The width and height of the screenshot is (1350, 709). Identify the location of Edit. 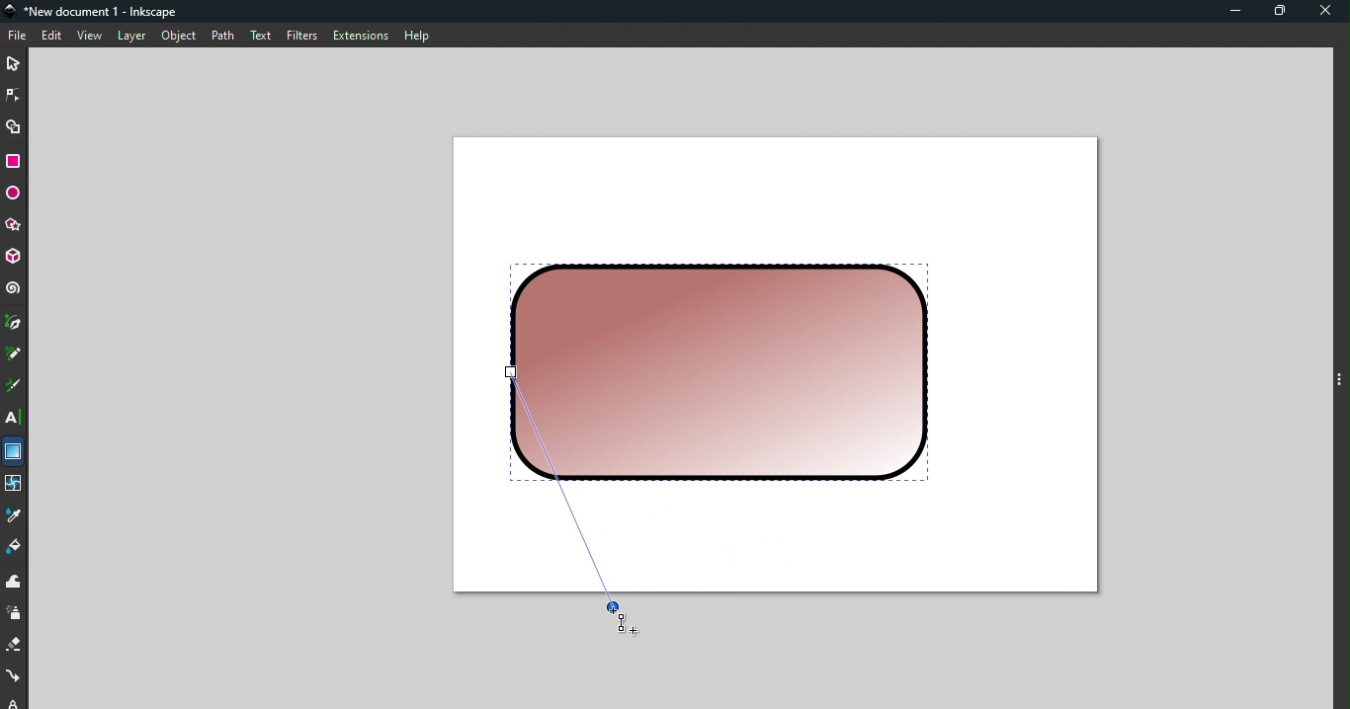
(53, 37).